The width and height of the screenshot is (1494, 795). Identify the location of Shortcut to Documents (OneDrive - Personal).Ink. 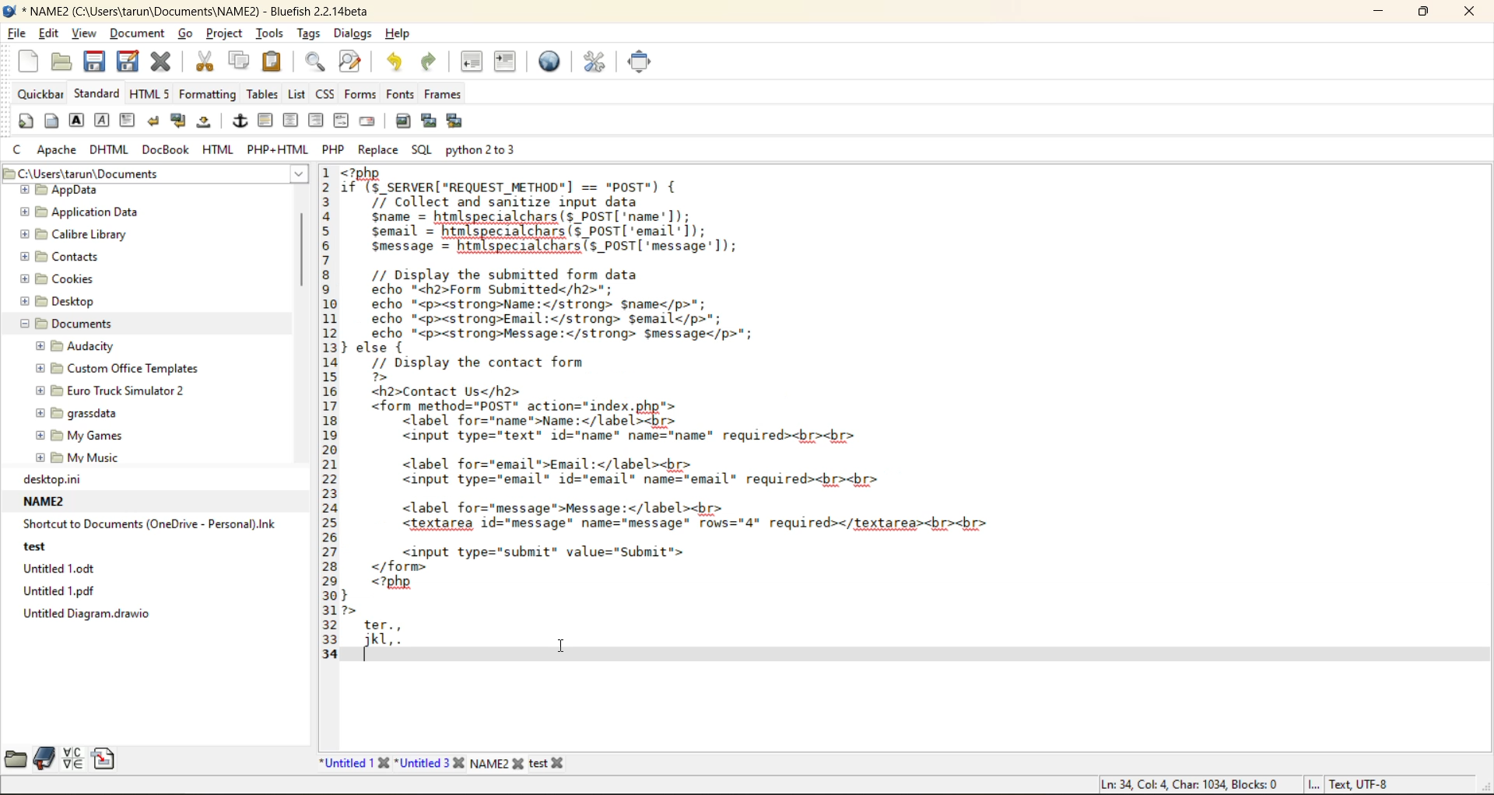
(148, 525).